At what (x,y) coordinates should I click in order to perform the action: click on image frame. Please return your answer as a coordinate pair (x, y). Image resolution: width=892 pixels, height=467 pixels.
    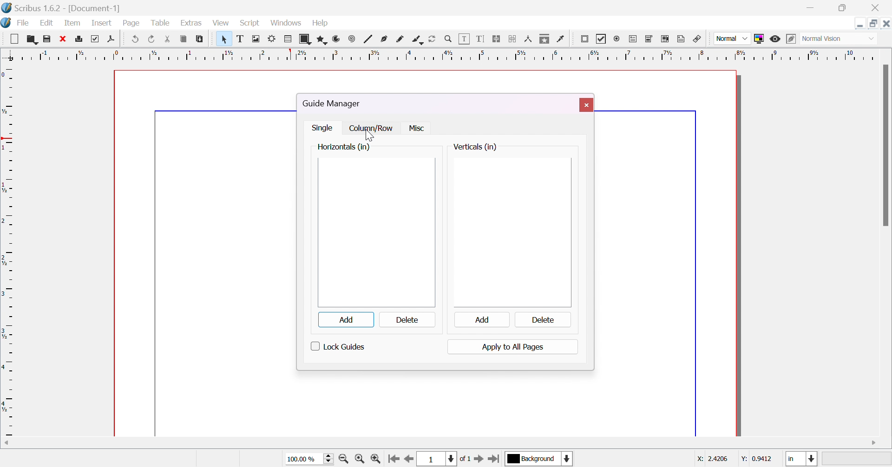
    Looking at the image, I should click on (258, 39).